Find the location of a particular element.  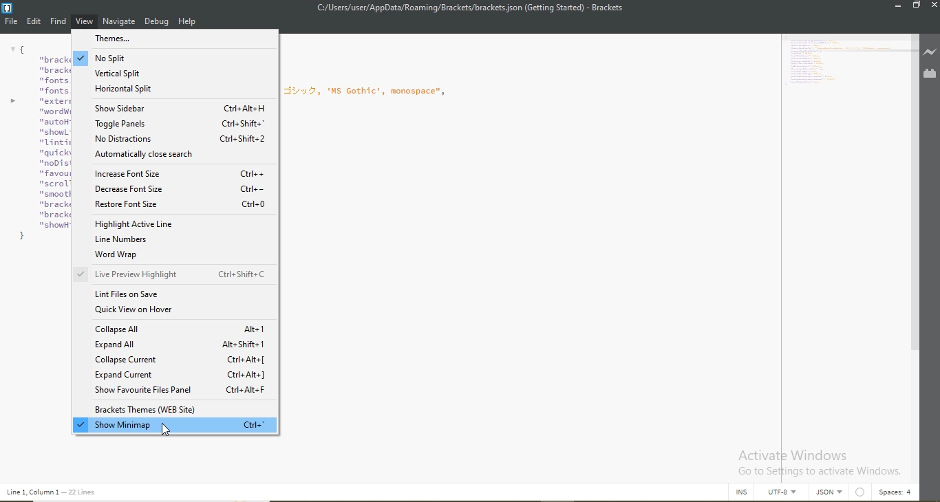

scroll bar is located at coordinates (915, 223).